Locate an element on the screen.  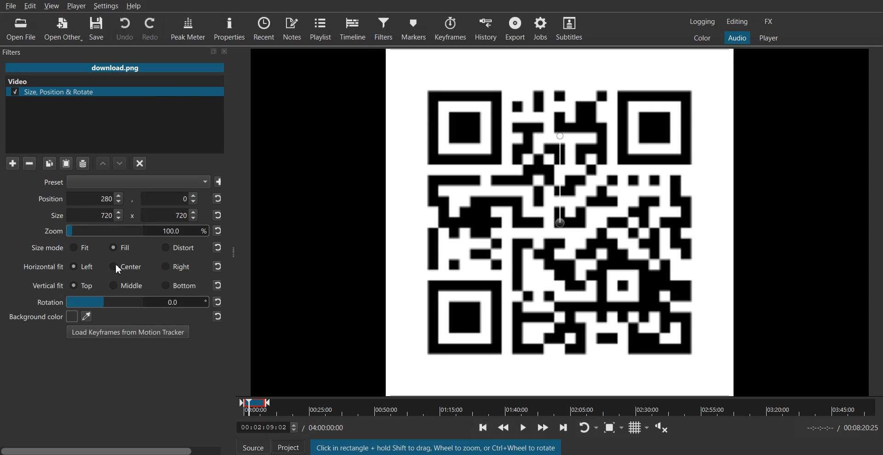
Show the volume control is located at coordinates (665, 429).